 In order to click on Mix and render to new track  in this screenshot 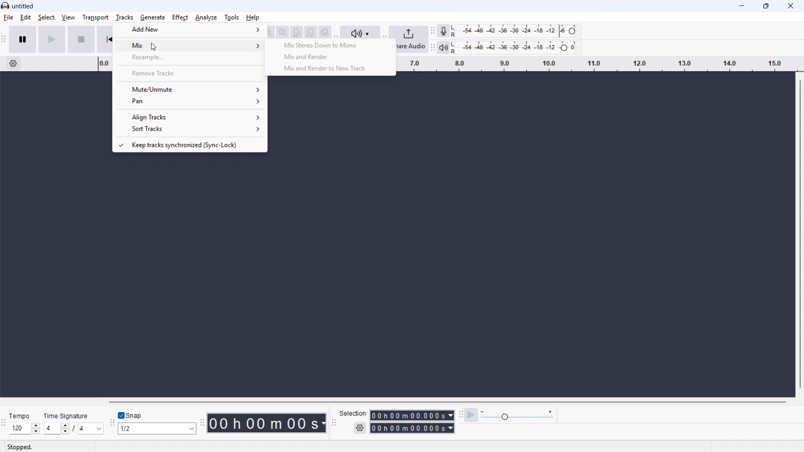, I will do `click(330, 69)`.